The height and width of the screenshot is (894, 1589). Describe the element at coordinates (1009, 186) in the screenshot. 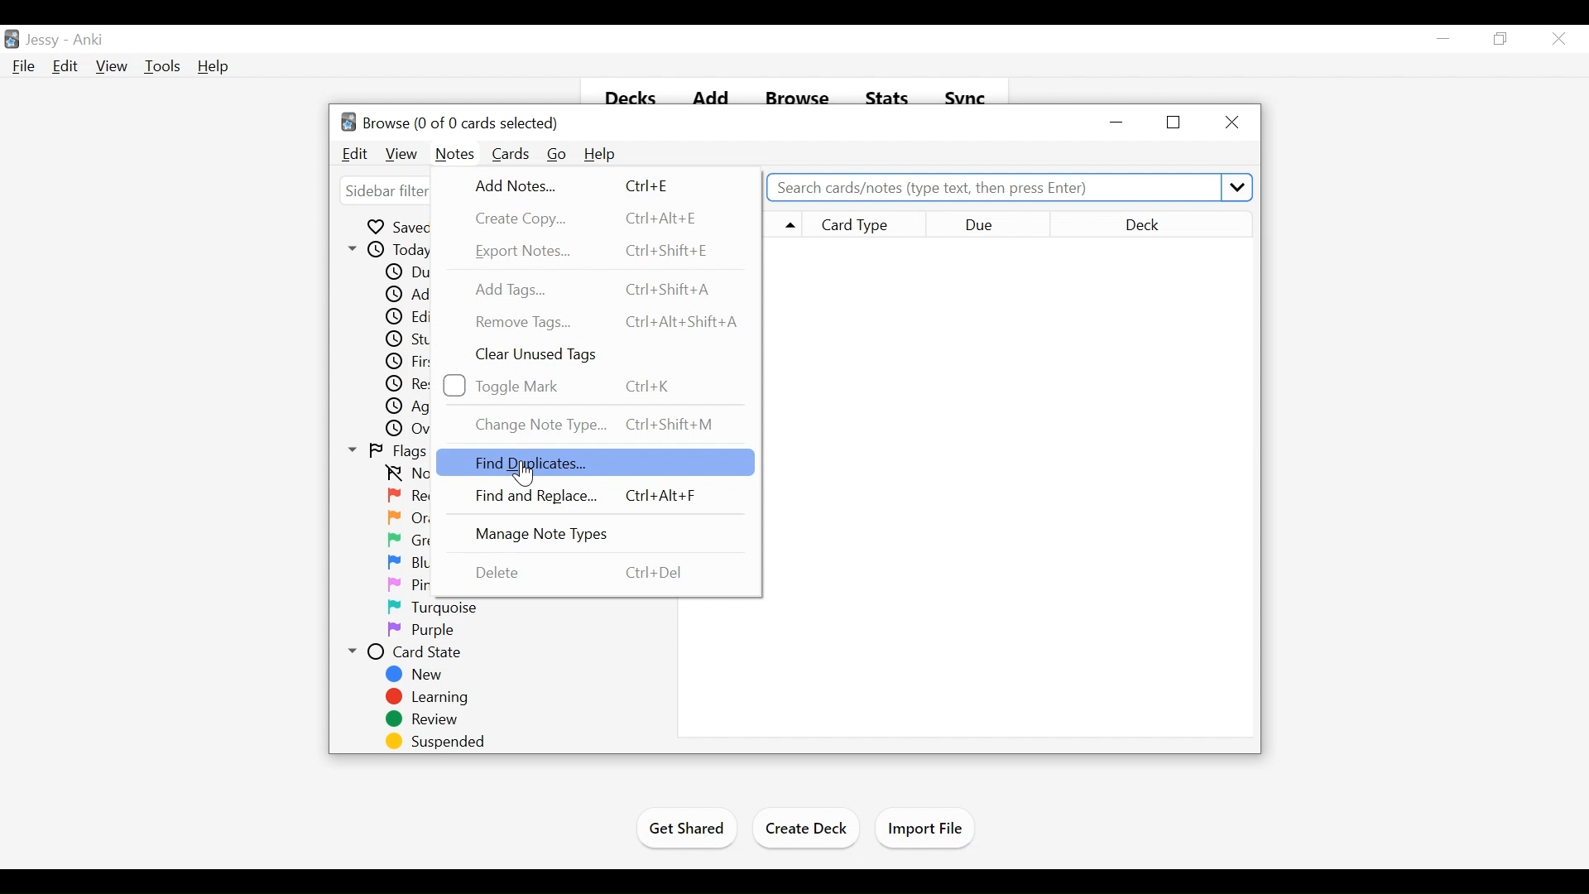

I see `Search cards/notes (type text, then press Enter)` at that location.